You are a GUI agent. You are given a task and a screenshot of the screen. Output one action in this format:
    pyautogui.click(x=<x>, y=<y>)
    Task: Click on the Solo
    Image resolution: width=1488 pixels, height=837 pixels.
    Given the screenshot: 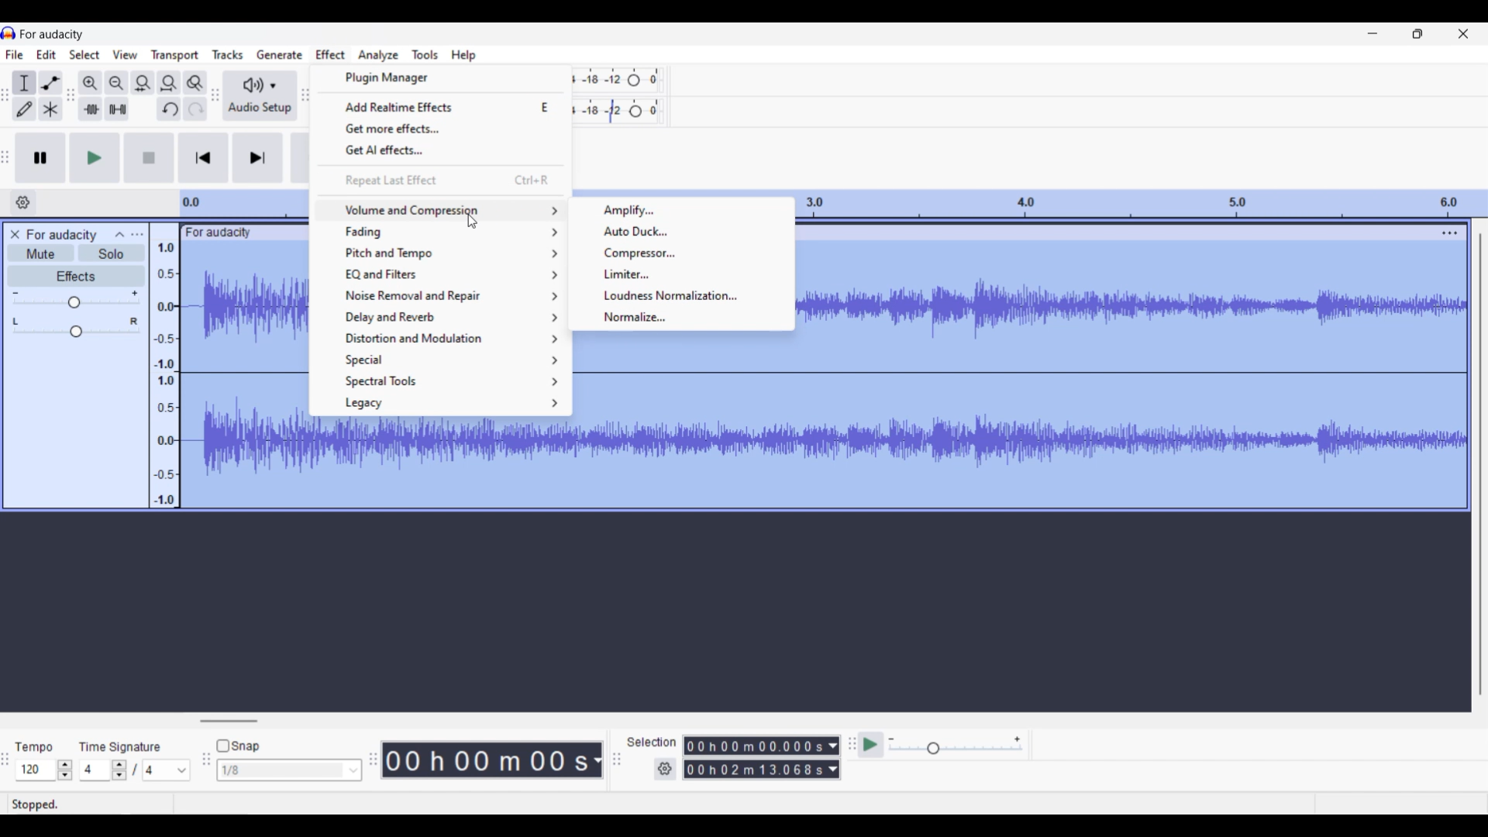 What is the action you would take?
    pyautogui.click(x=113, y=253)
    